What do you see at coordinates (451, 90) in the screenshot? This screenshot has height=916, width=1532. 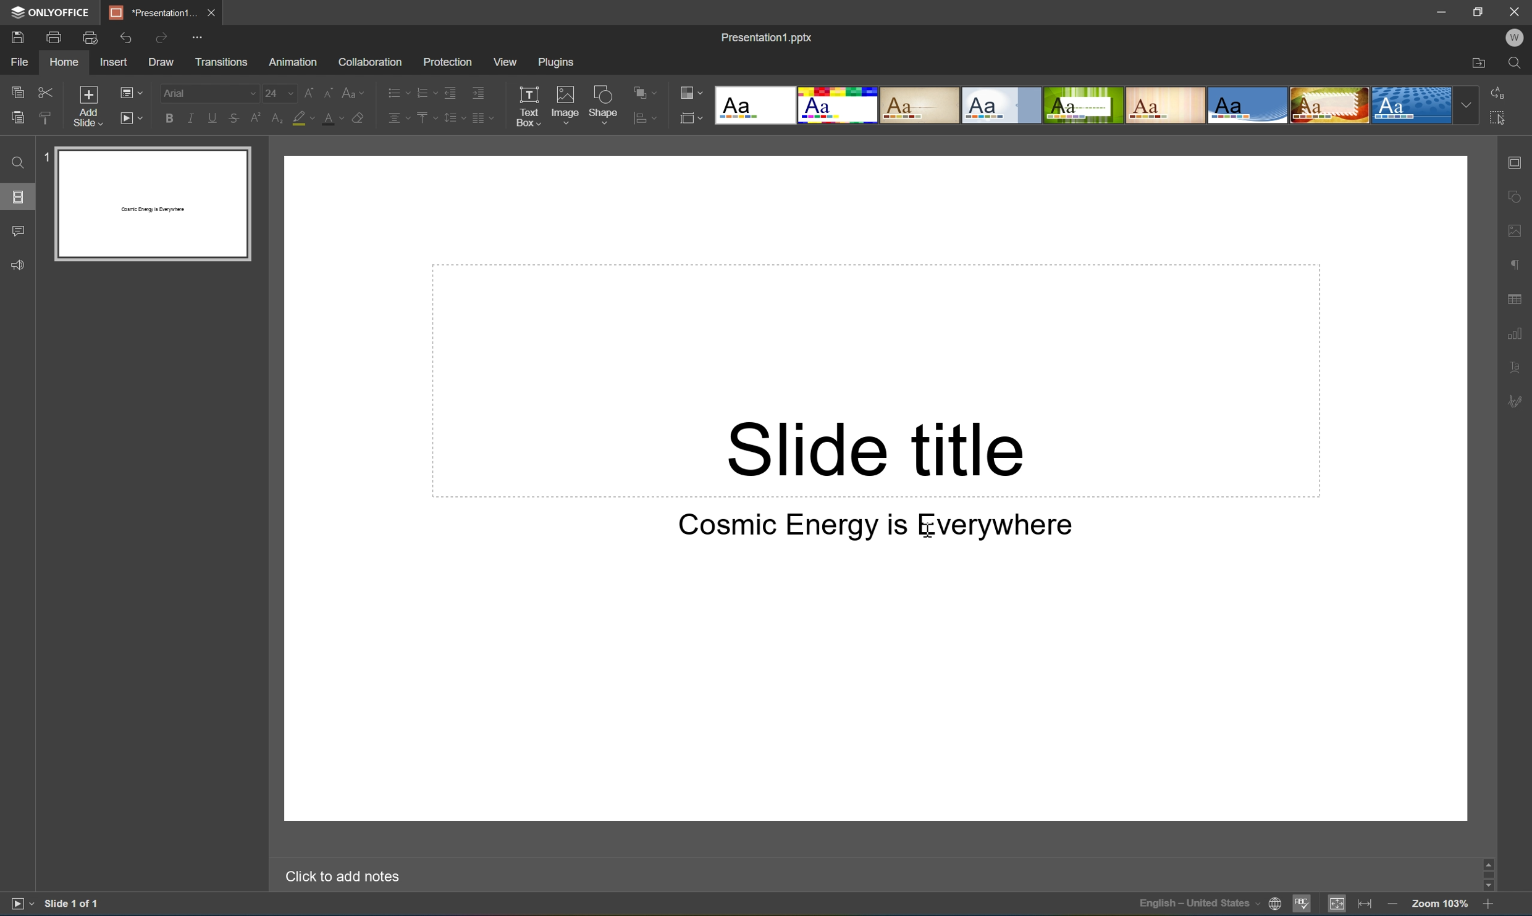 I see `Decrease indent` at bounding box center [451, 90].